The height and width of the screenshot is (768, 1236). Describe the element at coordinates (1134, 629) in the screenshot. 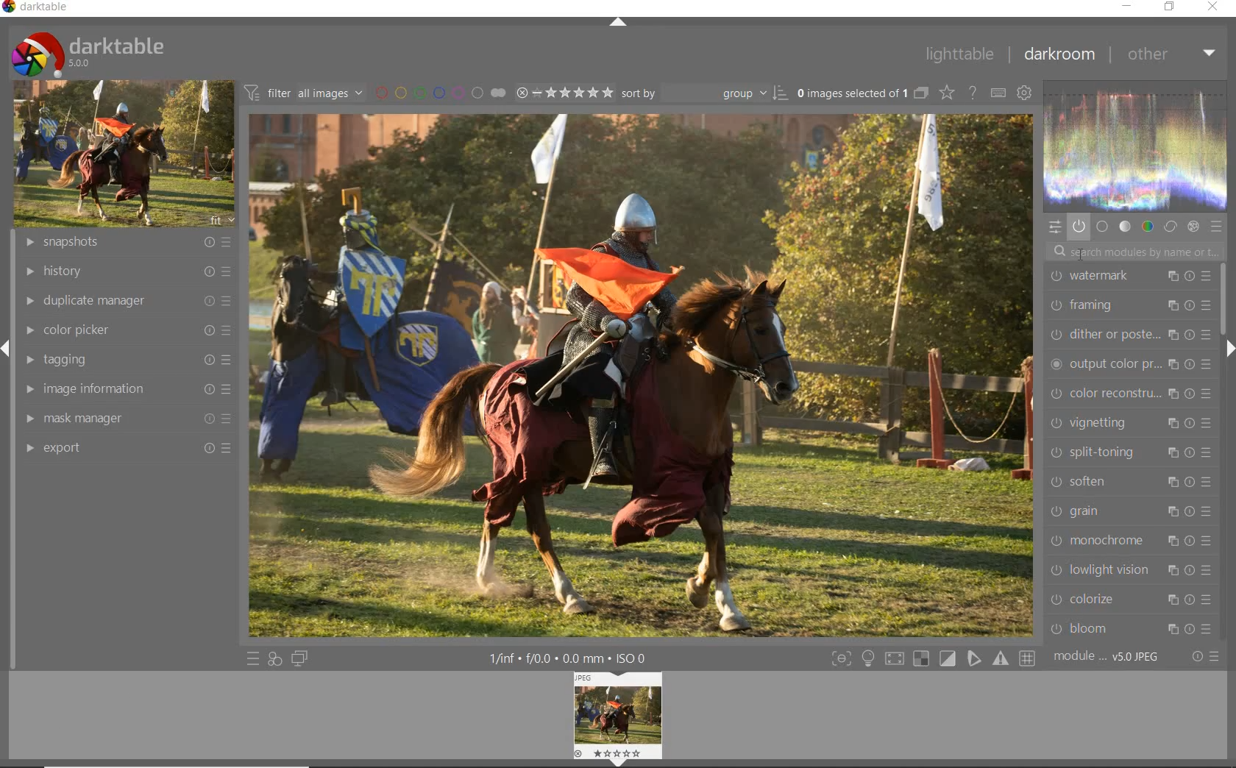

I see `bloom` at that location.